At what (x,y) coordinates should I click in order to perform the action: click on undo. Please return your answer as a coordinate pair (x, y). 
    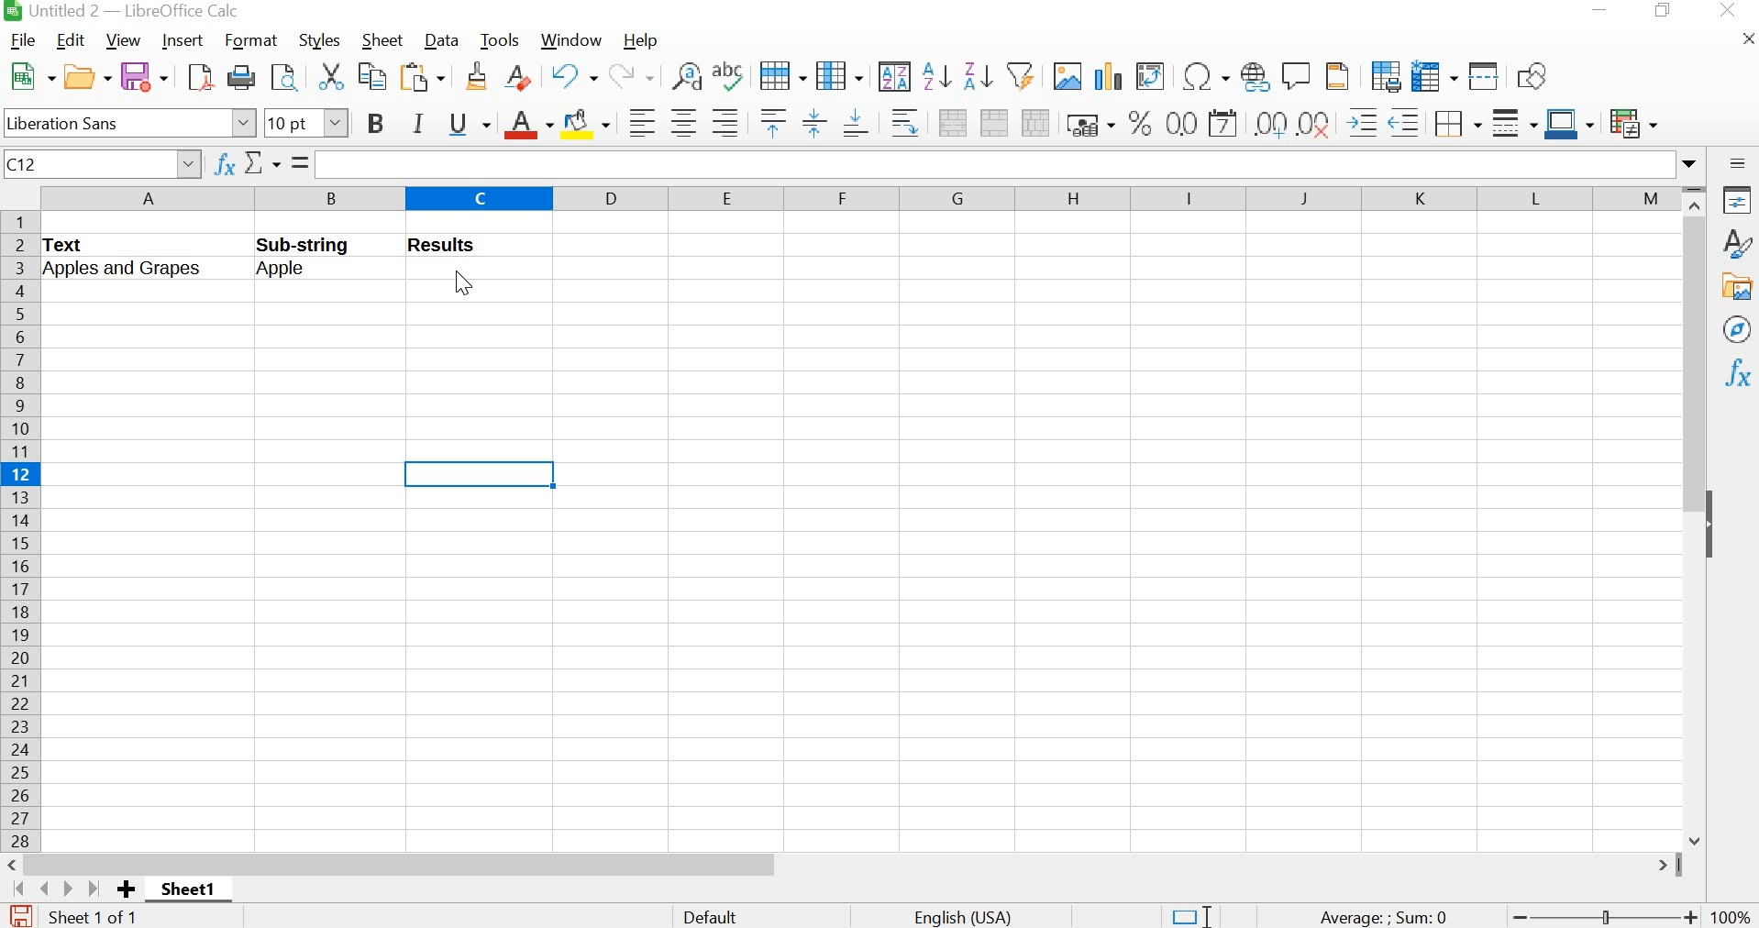
    Looking at the image, I should click on (572, 75).